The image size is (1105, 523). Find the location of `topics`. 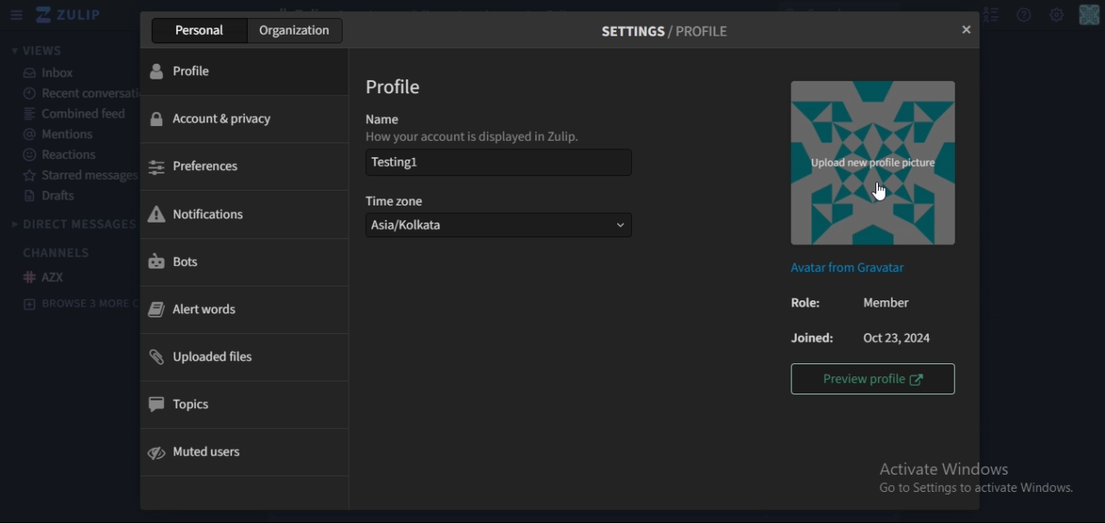

topics is located at coordinates (188, 405).